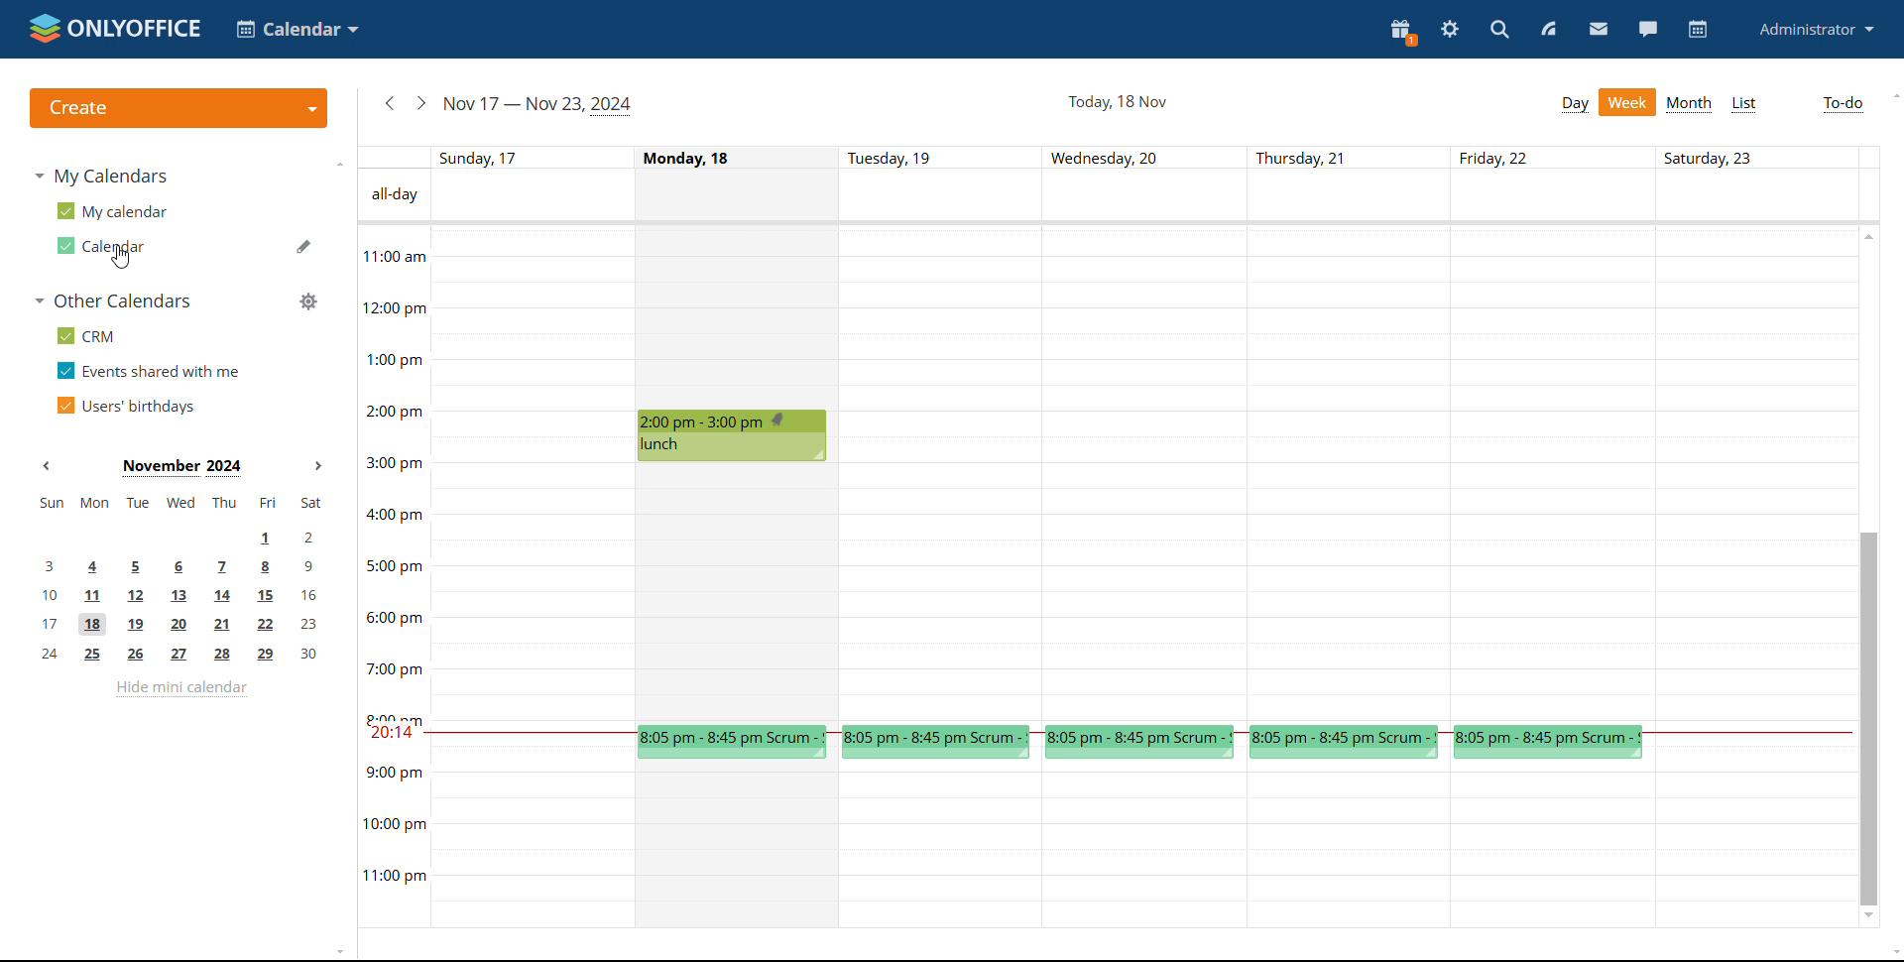  I want to click on current week, so click(542, 106).